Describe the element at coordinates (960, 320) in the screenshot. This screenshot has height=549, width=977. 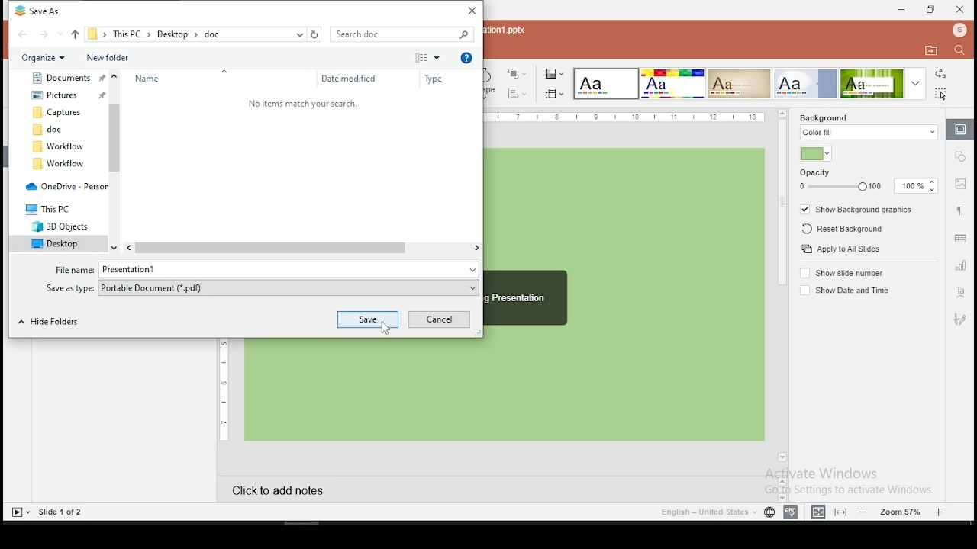
I see `Signature settings` at that location.